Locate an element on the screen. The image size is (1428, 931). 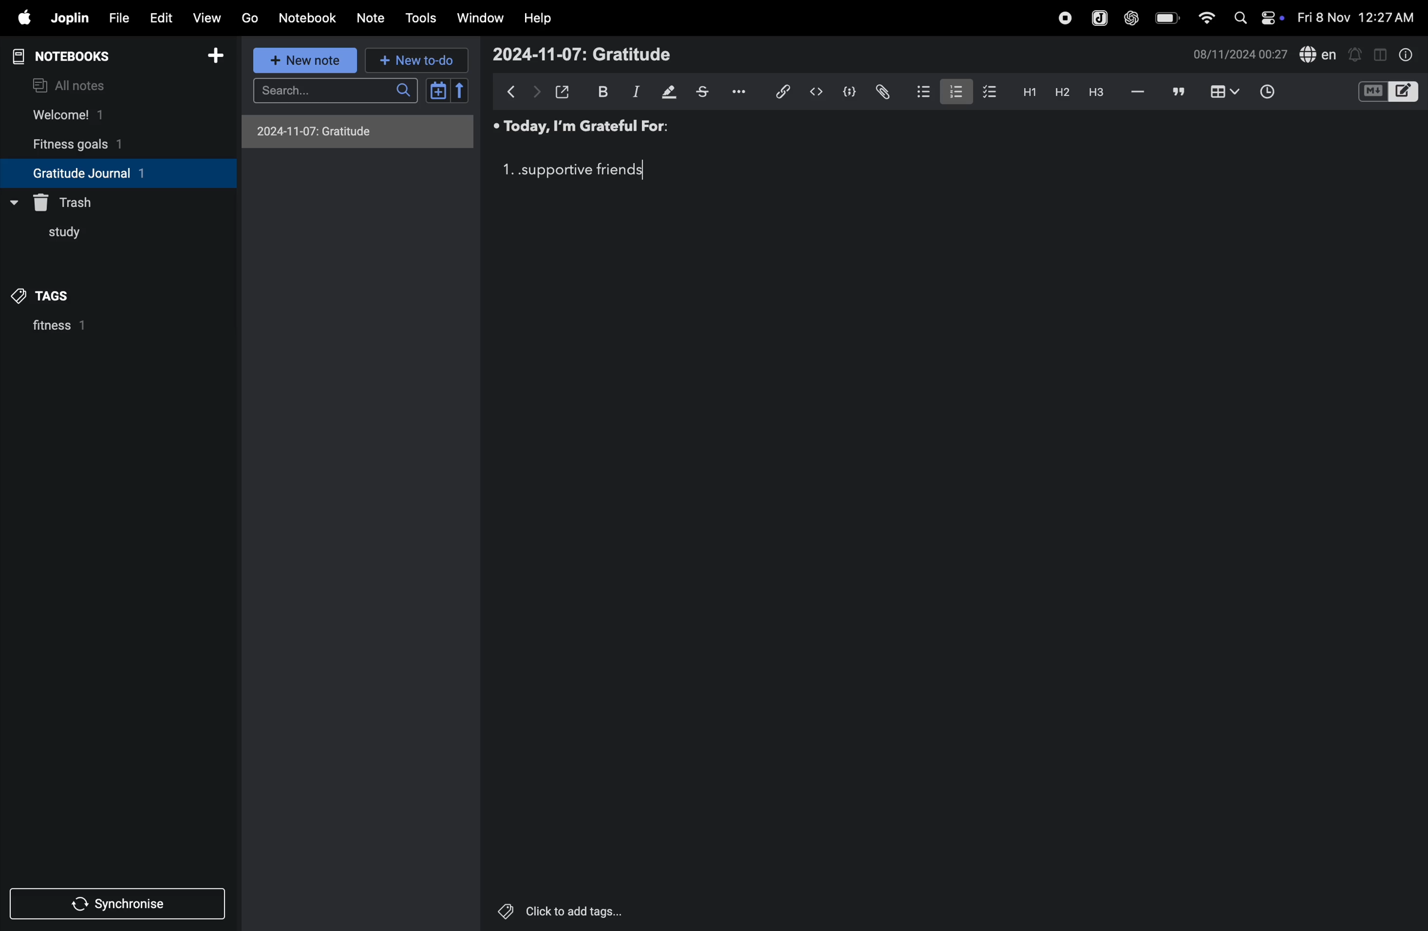
tags fitness is located at coordinates (51, 296).